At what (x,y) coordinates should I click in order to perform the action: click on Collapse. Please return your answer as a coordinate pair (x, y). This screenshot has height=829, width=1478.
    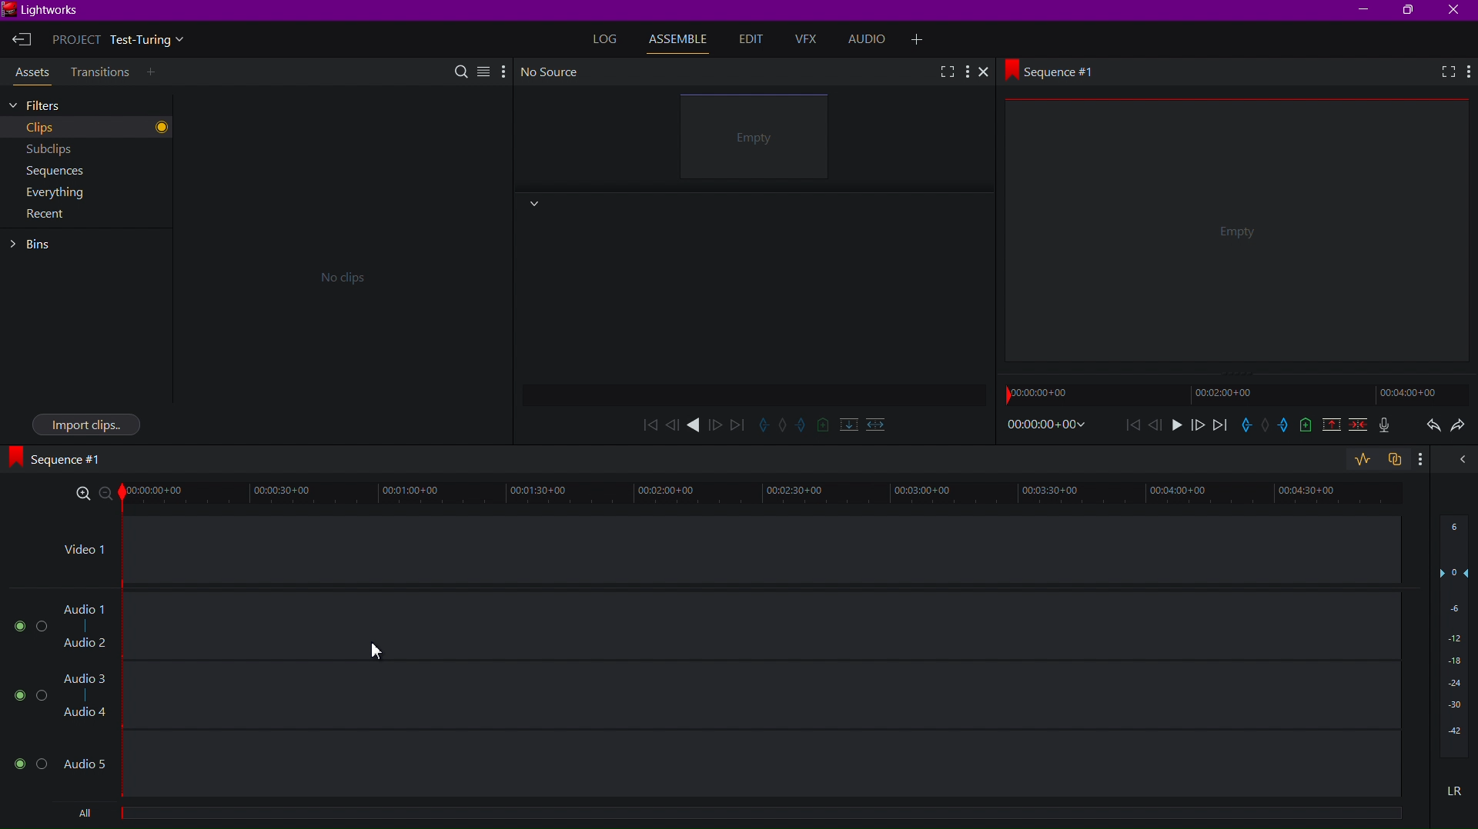
    Looking at the image, I should click on (533, 205).